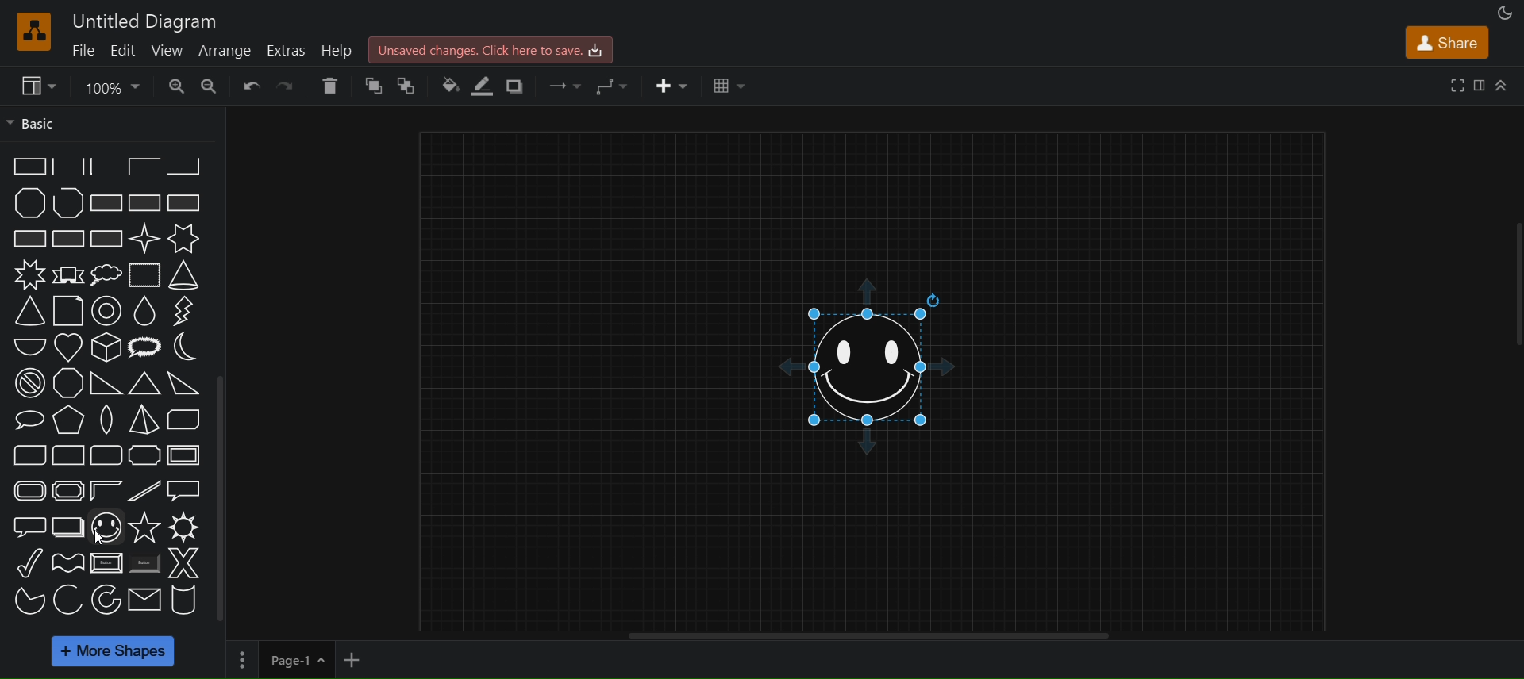 This screenshot has width=1524, height=679. Describe the element at coordinates (106, 348) in the screenshot. I see `isometric cube` at that location.